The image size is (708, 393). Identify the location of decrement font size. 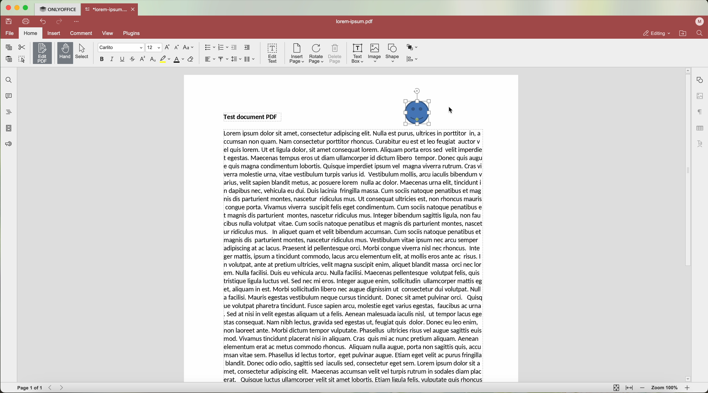
(176, 47).